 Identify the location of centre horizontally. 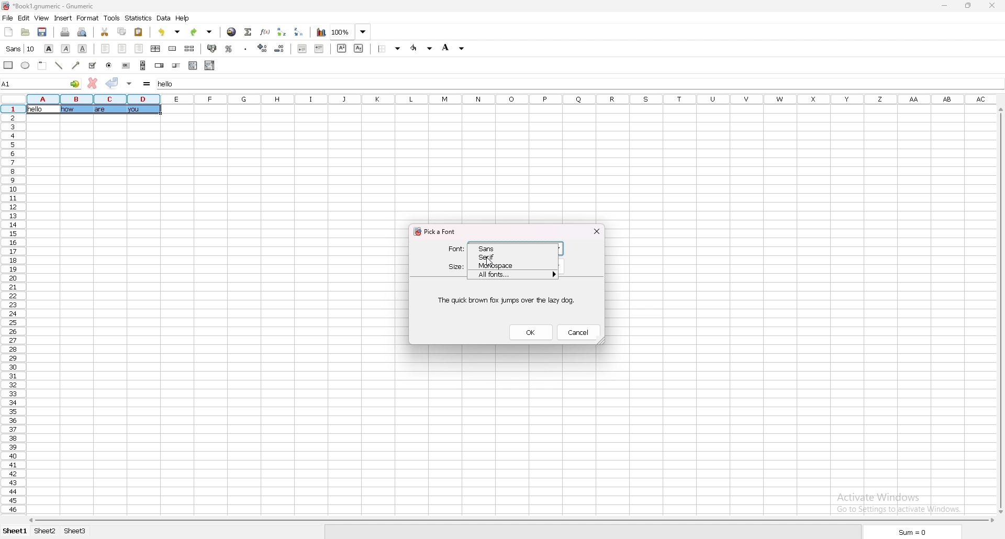
(156, 48).